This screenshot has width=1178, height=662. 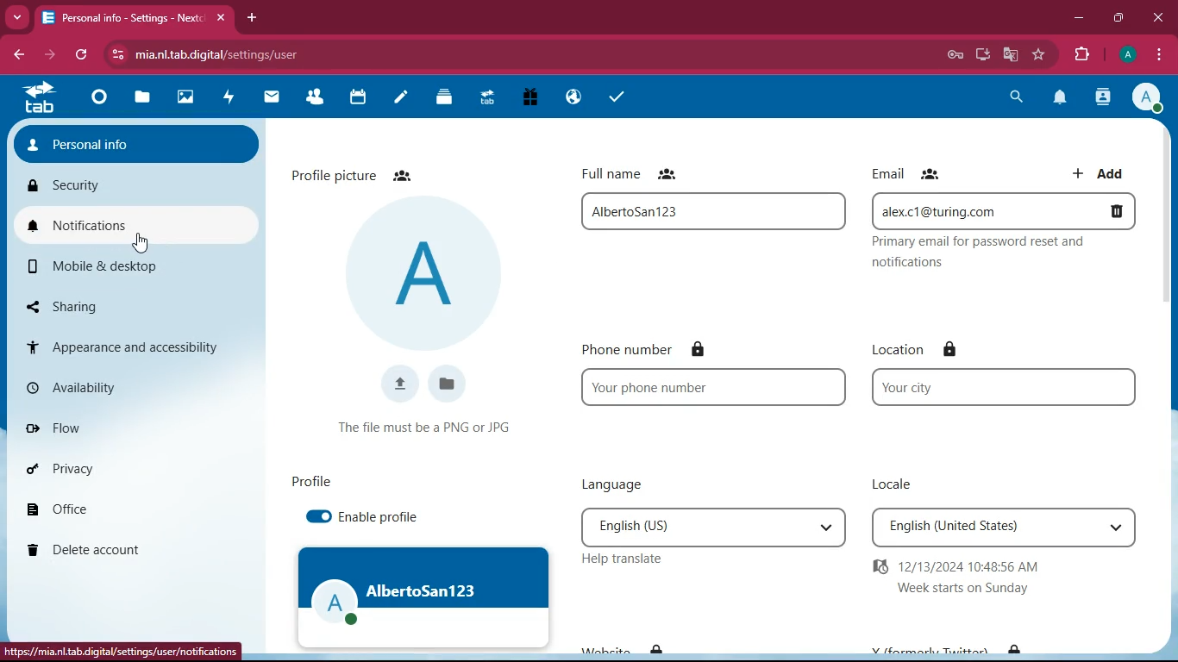 What do you see at coordinates (137, 429) in the screenshot?
I see `flow` at bounding box center [137, 429].